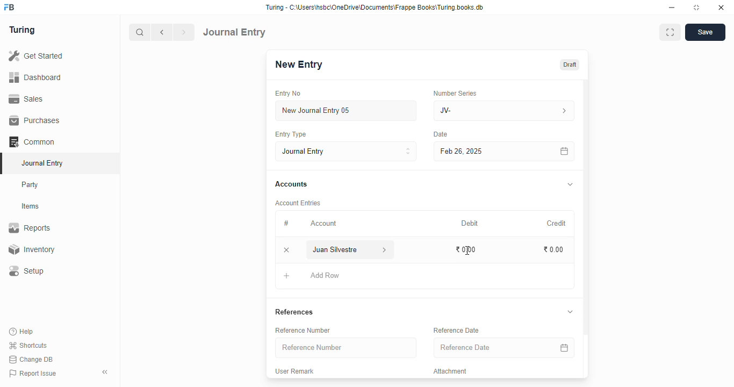 This screenshot has height=387, width=734. What do you see at coordinates (33, 142) in the screenshot?
I see `common` at bounding box center [33, 142].